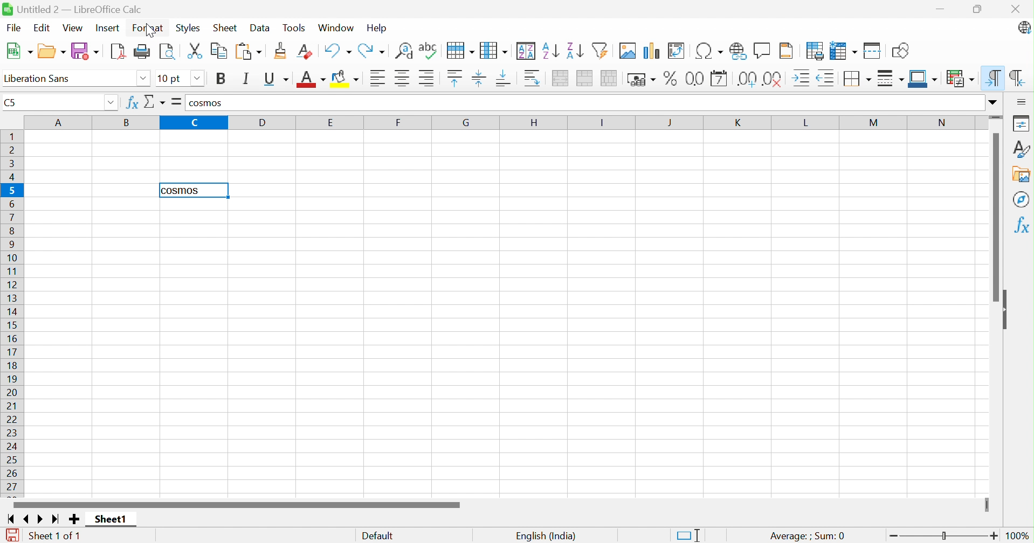 Image resolution: width=1034 pixels, height=543 pixels. I want to click on Decrease indent, so click(828, 78).